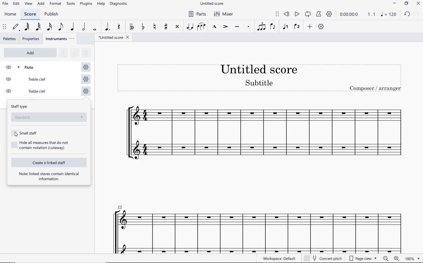  What do you see at coordinates (264, 149) in the screenshot?
I see `OSSIA STAFF ADDED` at bounding box center [264, 149].